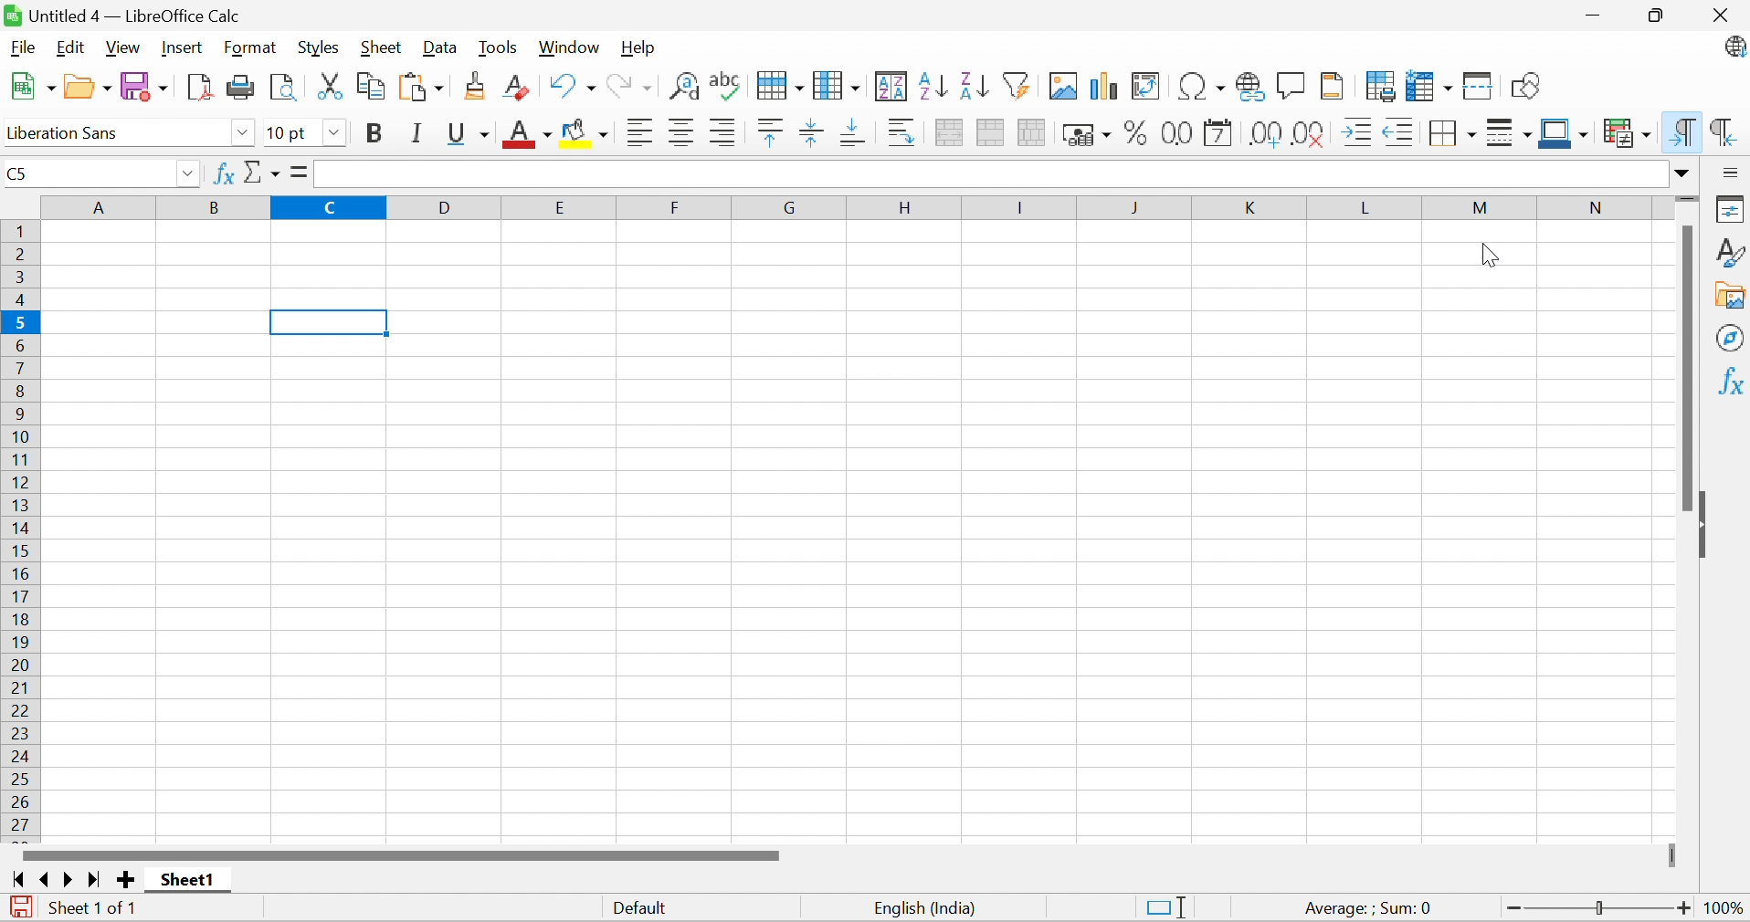  Describe the element at coordinates (778, 85) in the screenshot. I see `Row` at that location.